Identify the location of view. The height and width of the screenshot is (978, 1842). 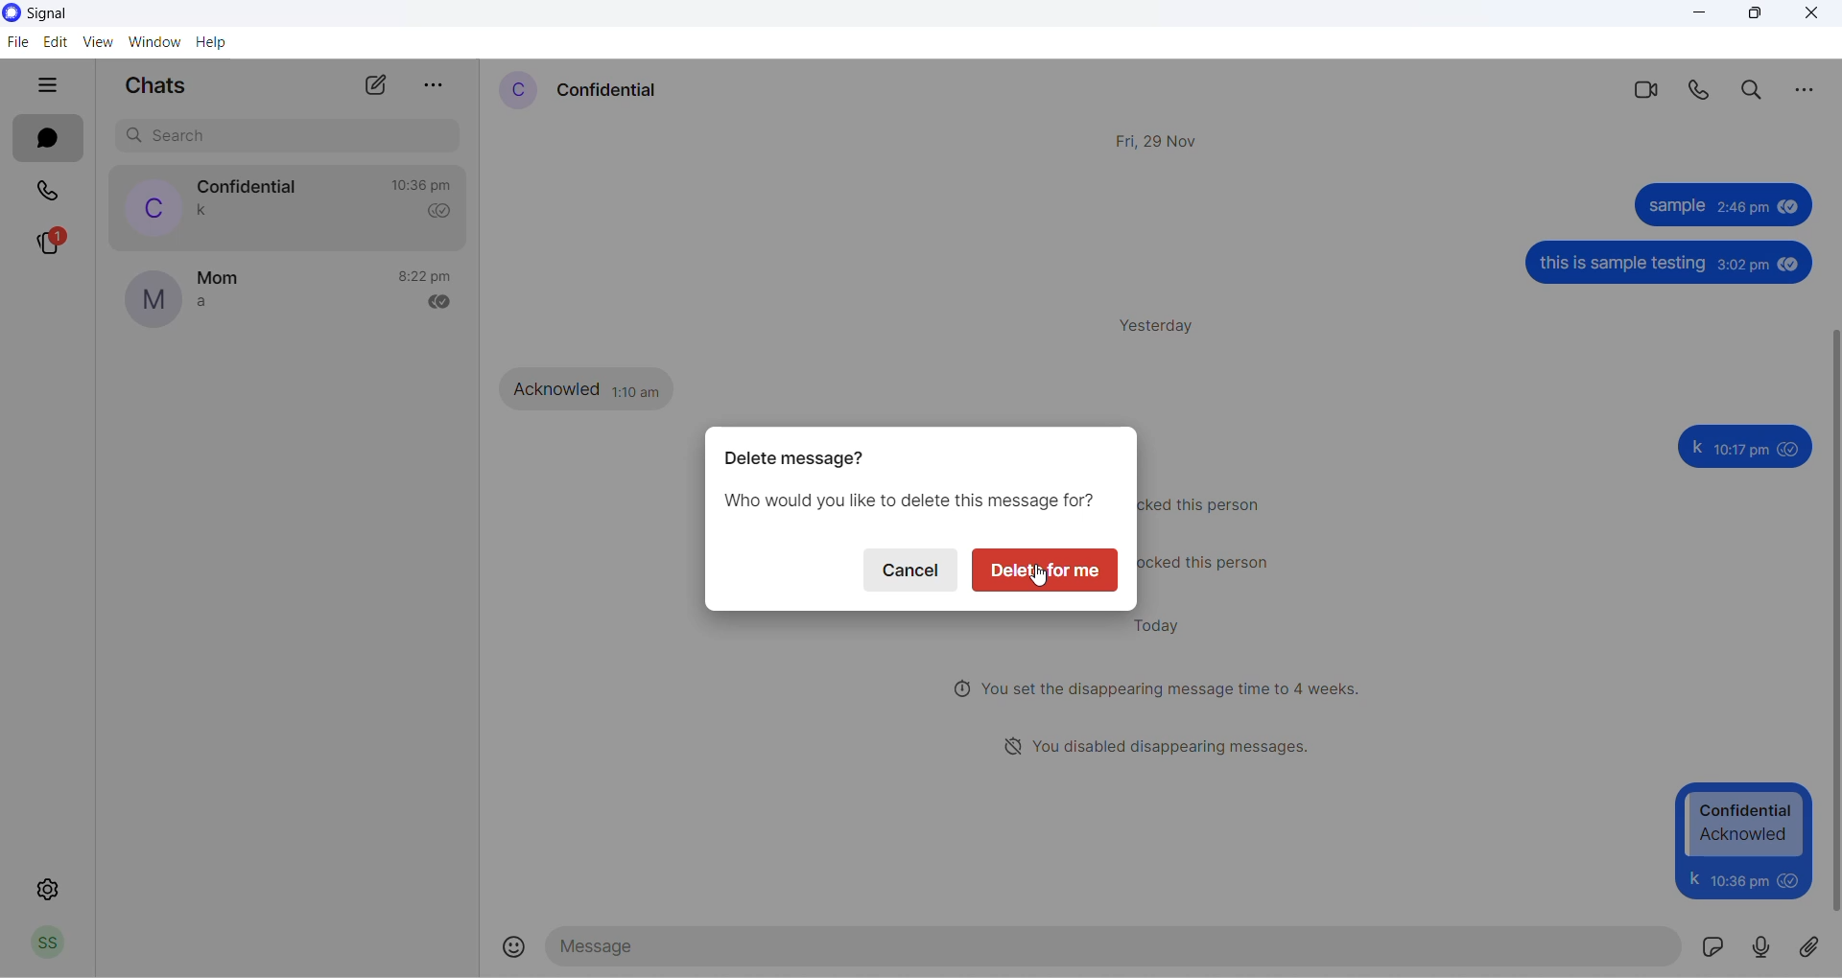
(95, 43).